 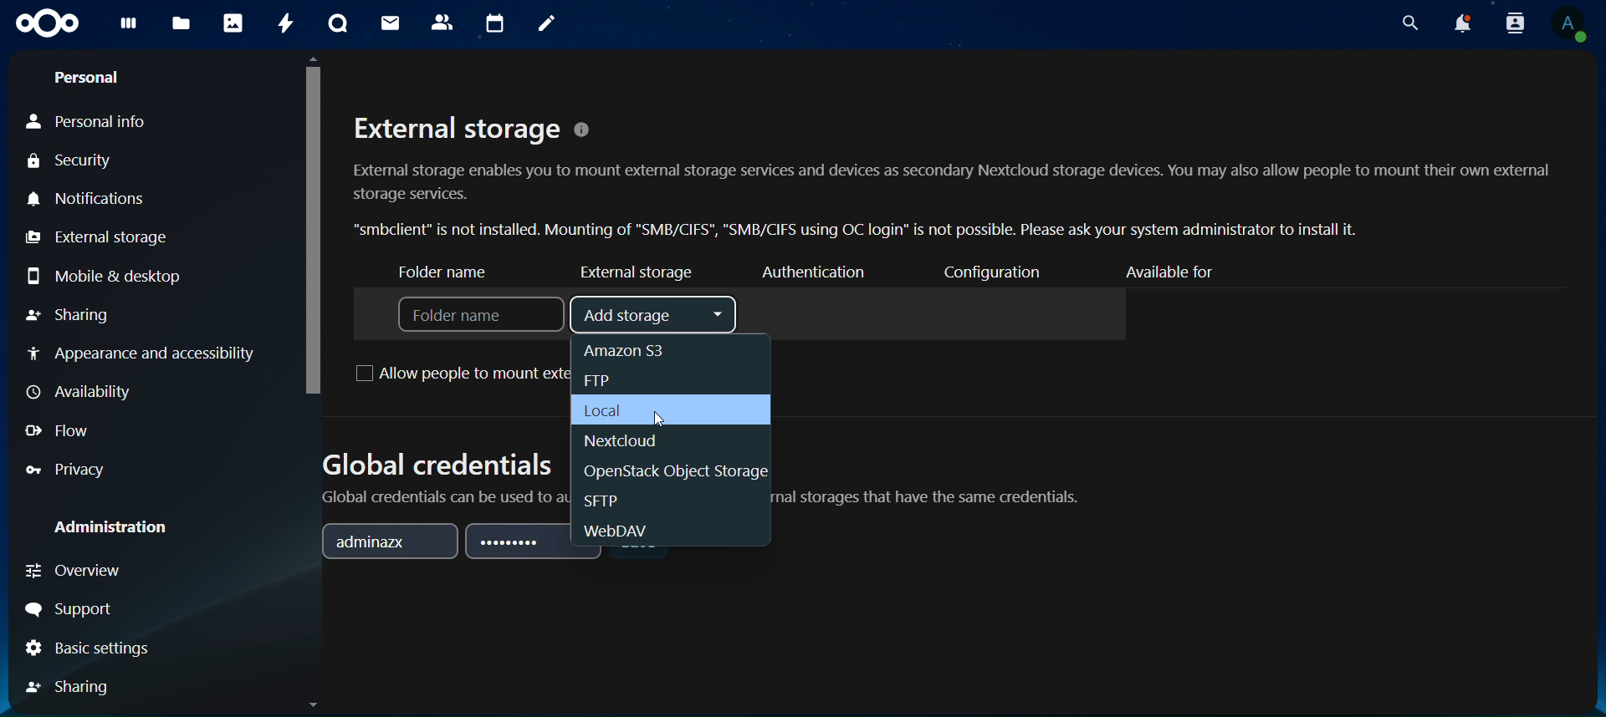 I want to click on SFTP, so click(x=606, y=502).